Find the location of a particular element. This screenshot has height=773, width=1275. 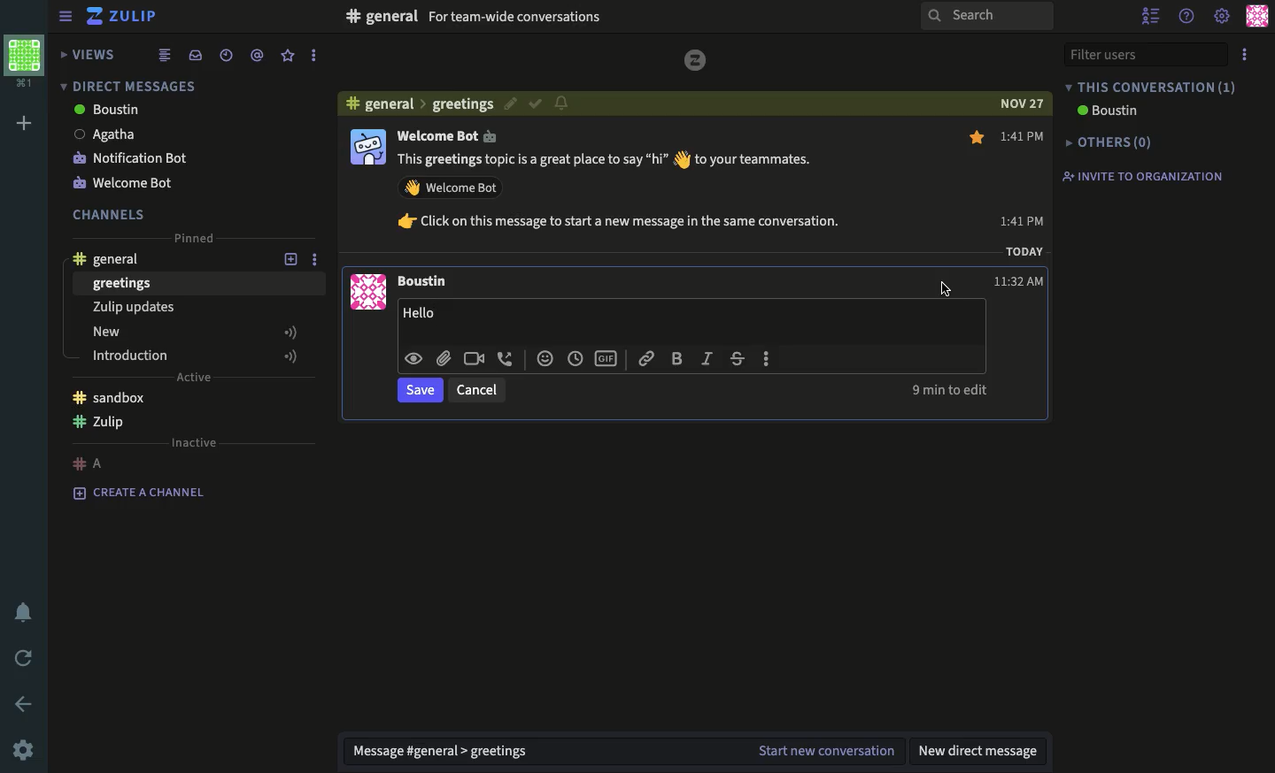

sidebar is located at coordinates (62, 17).